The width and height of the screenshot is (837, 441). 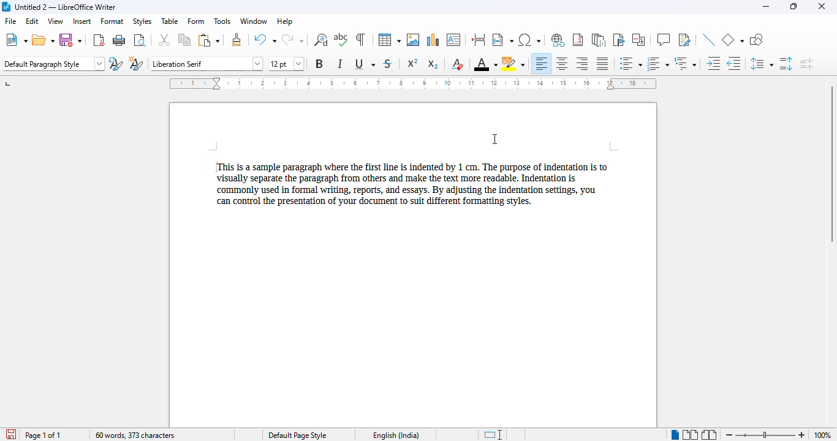 What do you see at coordinates (618, 40) in the screenshot?
I see `insert bookmark` at bounding box center [618, 40].